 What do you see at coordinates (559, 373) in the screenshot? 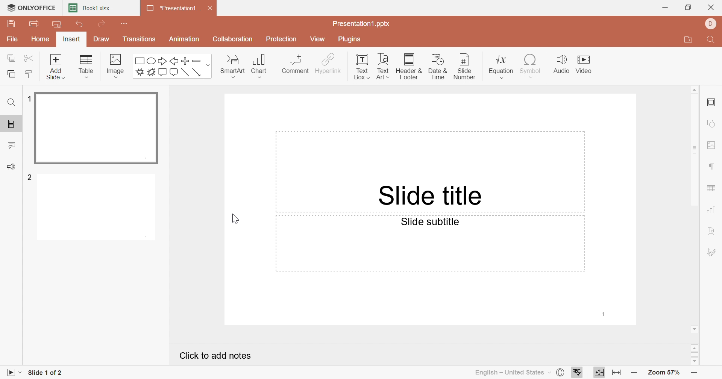
I see `Set document language` at bounding box center [559, 373].